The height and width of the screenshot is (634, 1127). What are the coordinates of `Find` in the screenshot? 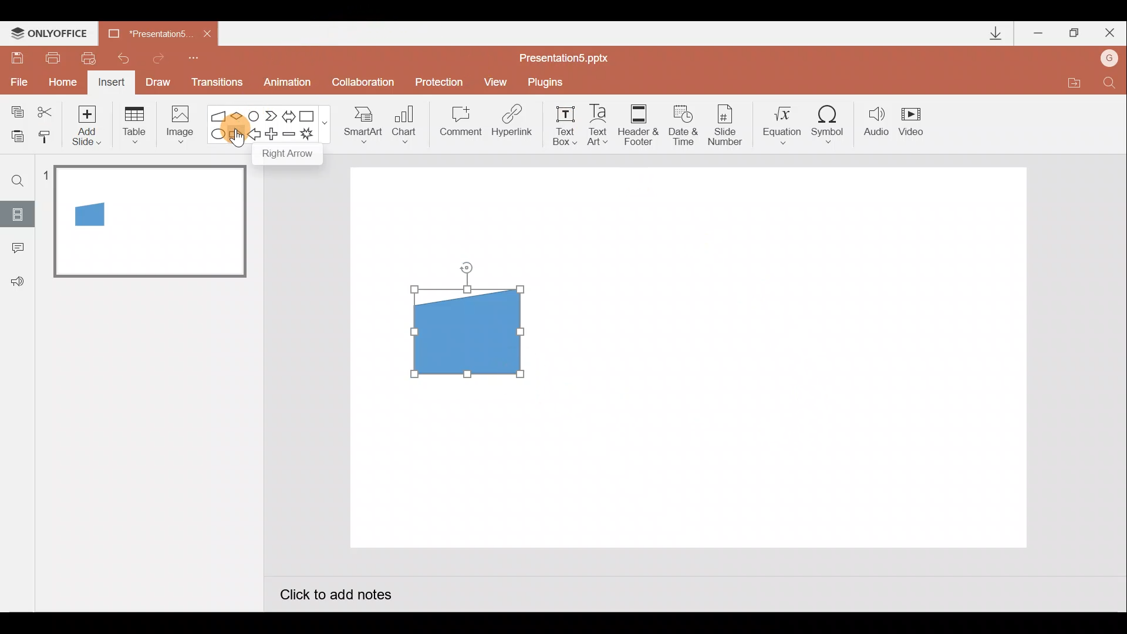 It's located at (18, 180).